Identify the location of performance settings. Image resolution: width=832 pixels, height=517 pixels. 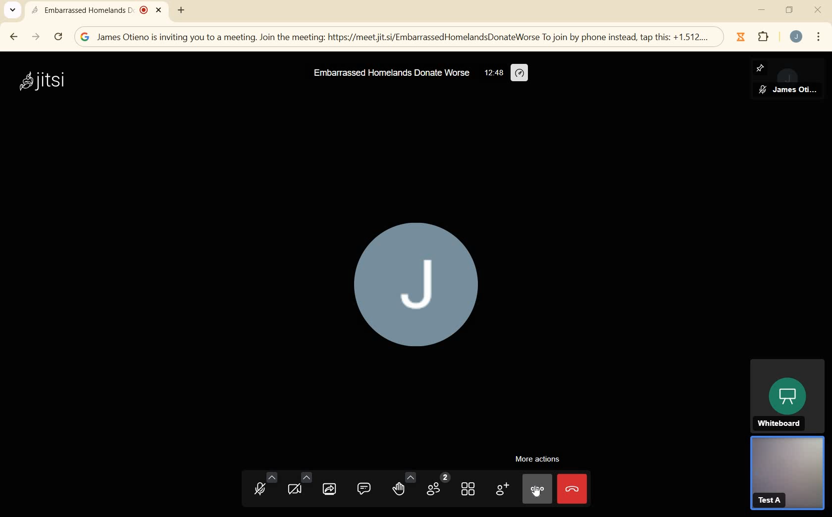
(519, 73).